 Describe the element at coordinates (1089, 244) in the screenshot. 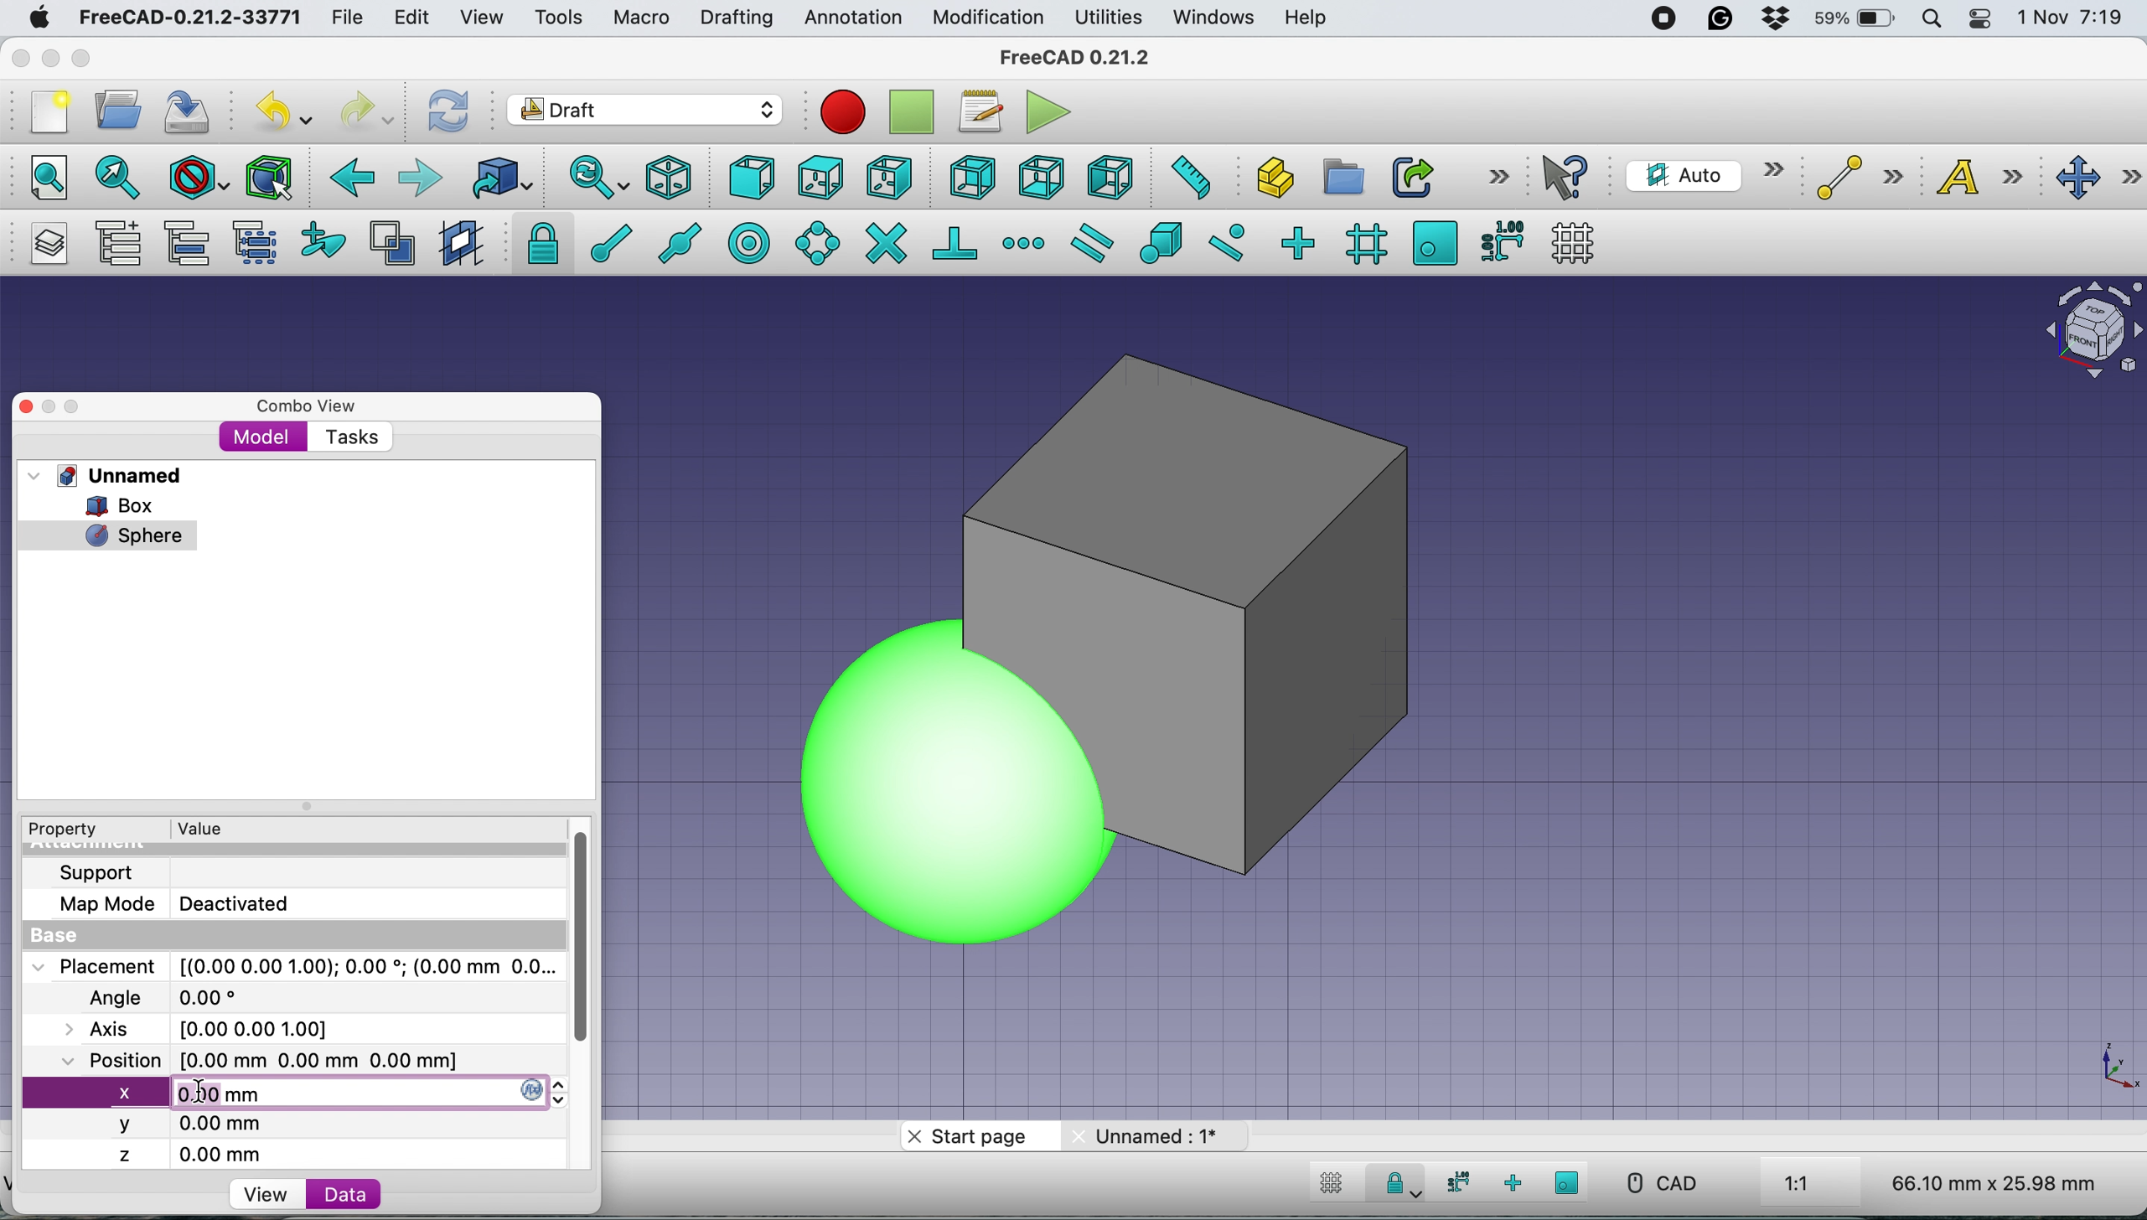

I see `snap parallel` at that location.